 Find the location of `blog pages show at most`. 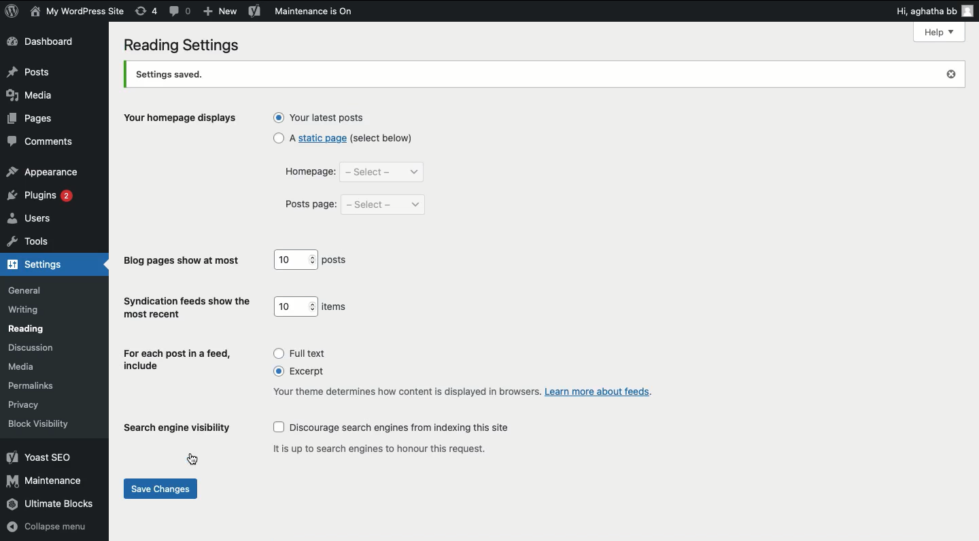

blog pages show at most is located at coordinates (182, 262).